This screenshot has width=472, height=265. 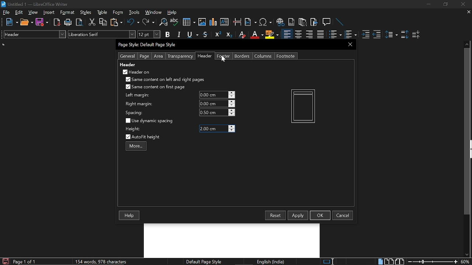 What do you see at coordinates (281, 22) in the screenshot?
I see `Insert hyperlink` at bounding box center [281, 22].